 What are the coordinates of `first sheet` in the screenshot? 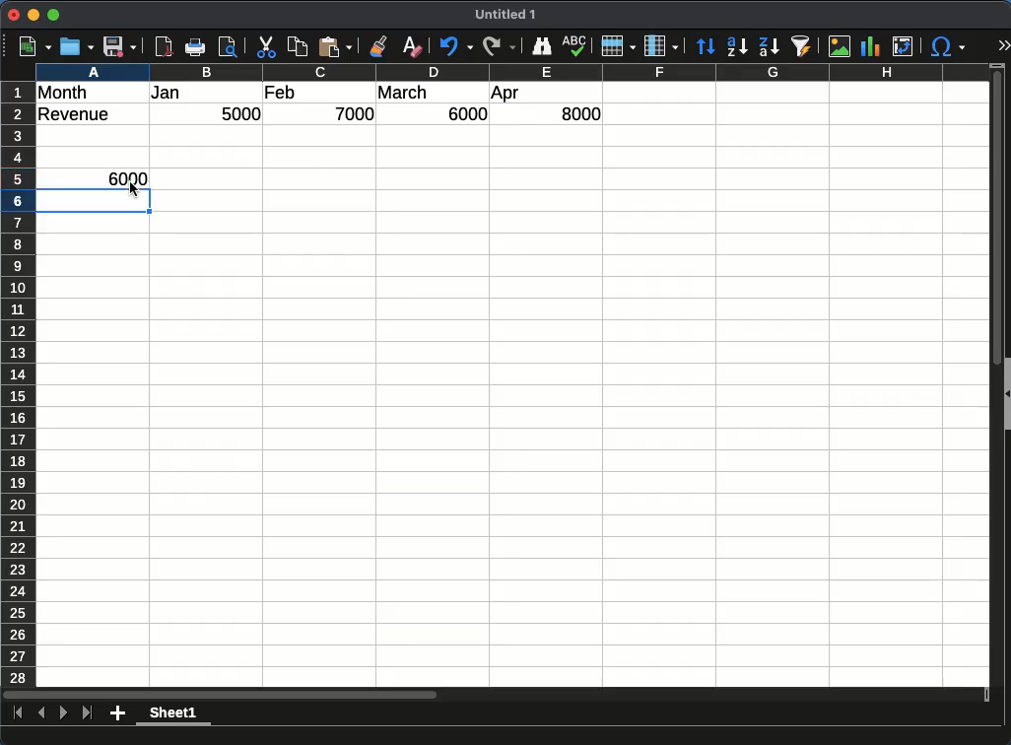 It's located at (19, 712).